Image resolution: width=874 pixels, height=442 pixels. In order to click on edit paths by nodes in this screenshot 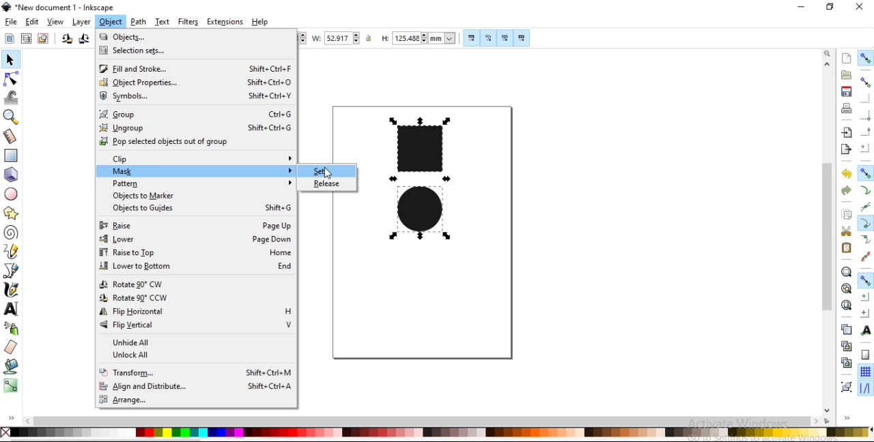, I will do `click(13, 79)`.